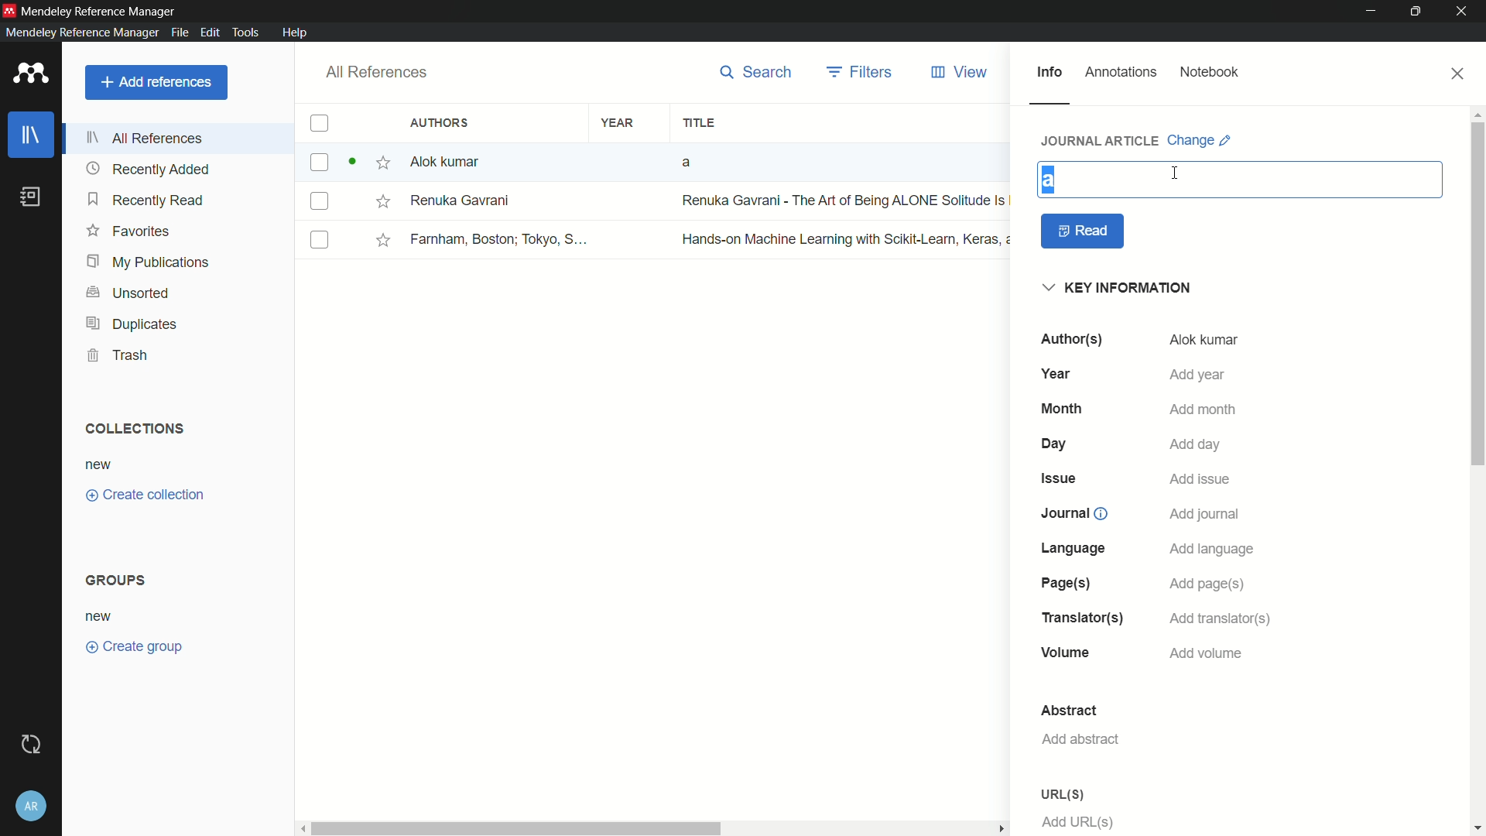 This screenshot has height=836, width=1486. Describe the element at coordinates (656, 828) in the screenshot. I see `horizontal scrollbar` at that location.